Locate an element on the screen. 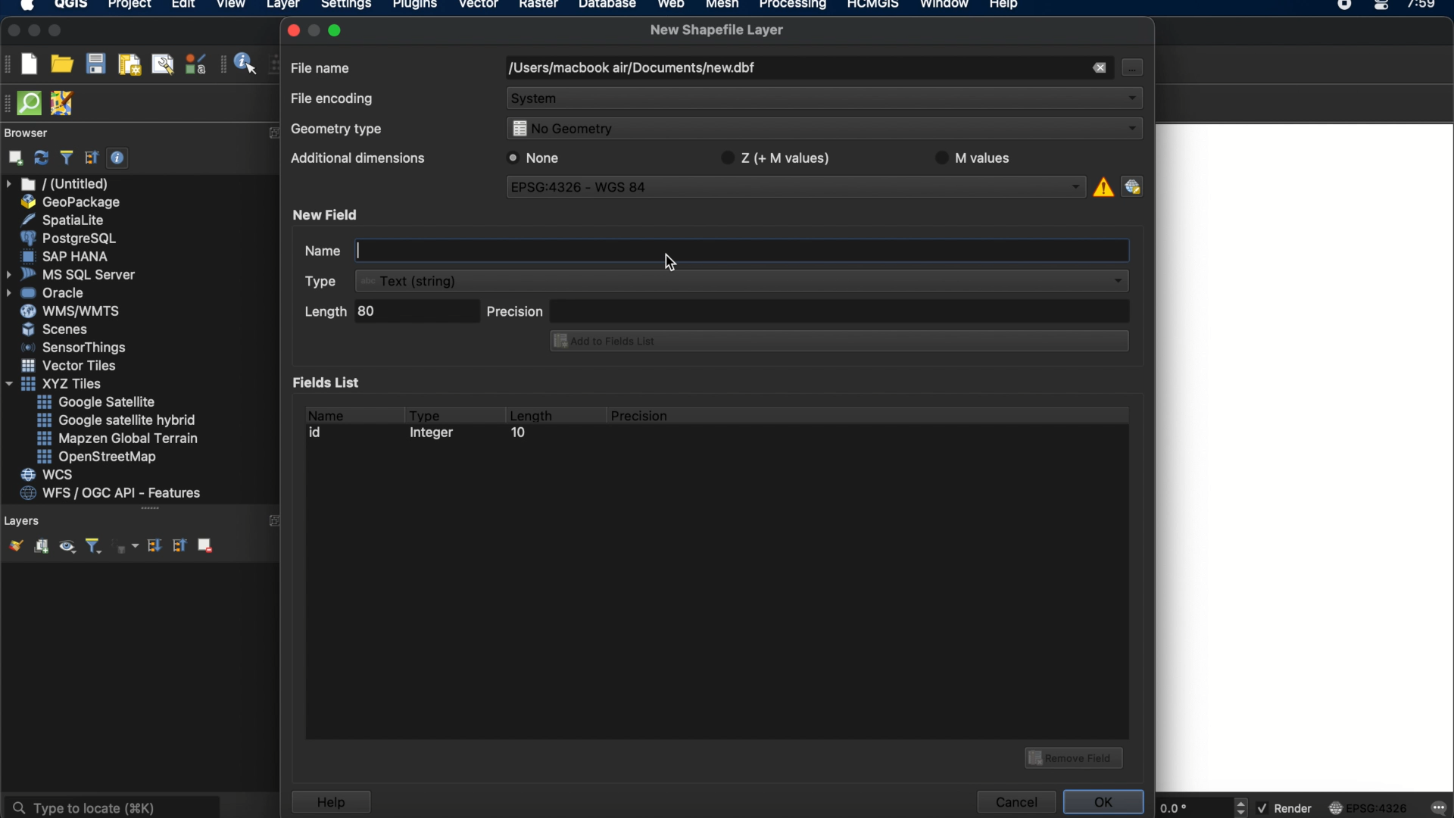 This screenshot has height=818, width=1454. recorder icon is located at coordinates (1346, 6).